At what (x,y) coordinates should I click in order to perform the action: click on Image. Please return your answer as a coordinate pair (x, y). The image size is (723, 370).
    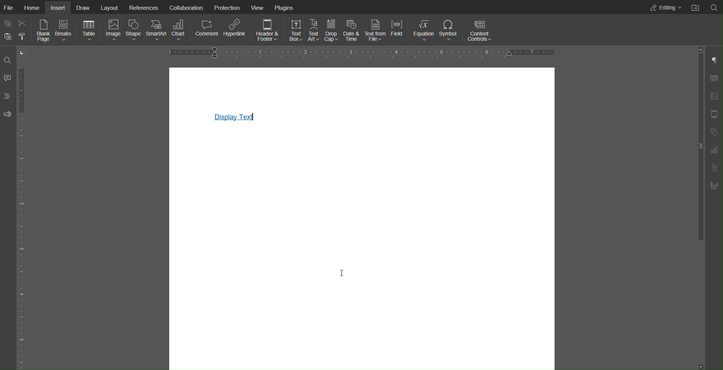
    Looking at the image, I should click on (114, 31).